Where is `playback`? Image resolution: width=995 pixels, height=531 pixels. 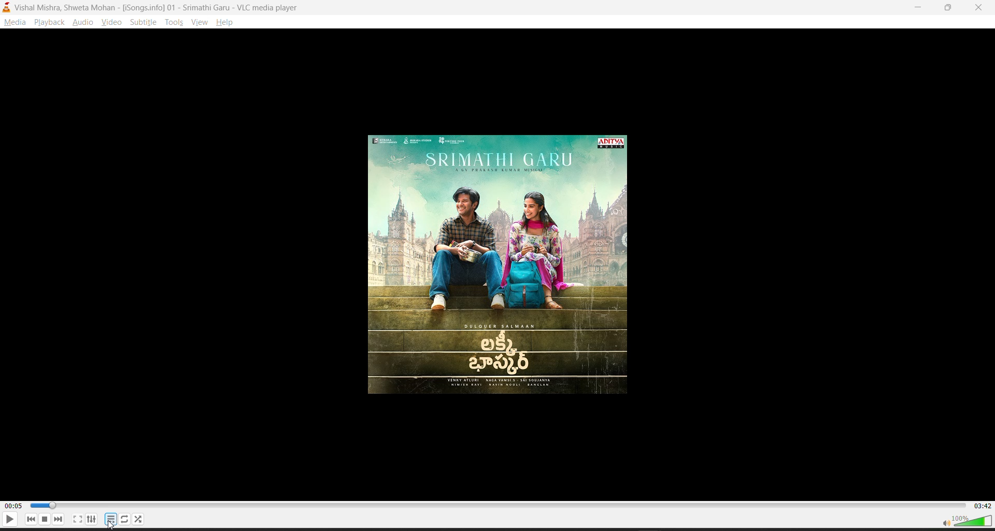
playback is located at coordinates (49, 22).